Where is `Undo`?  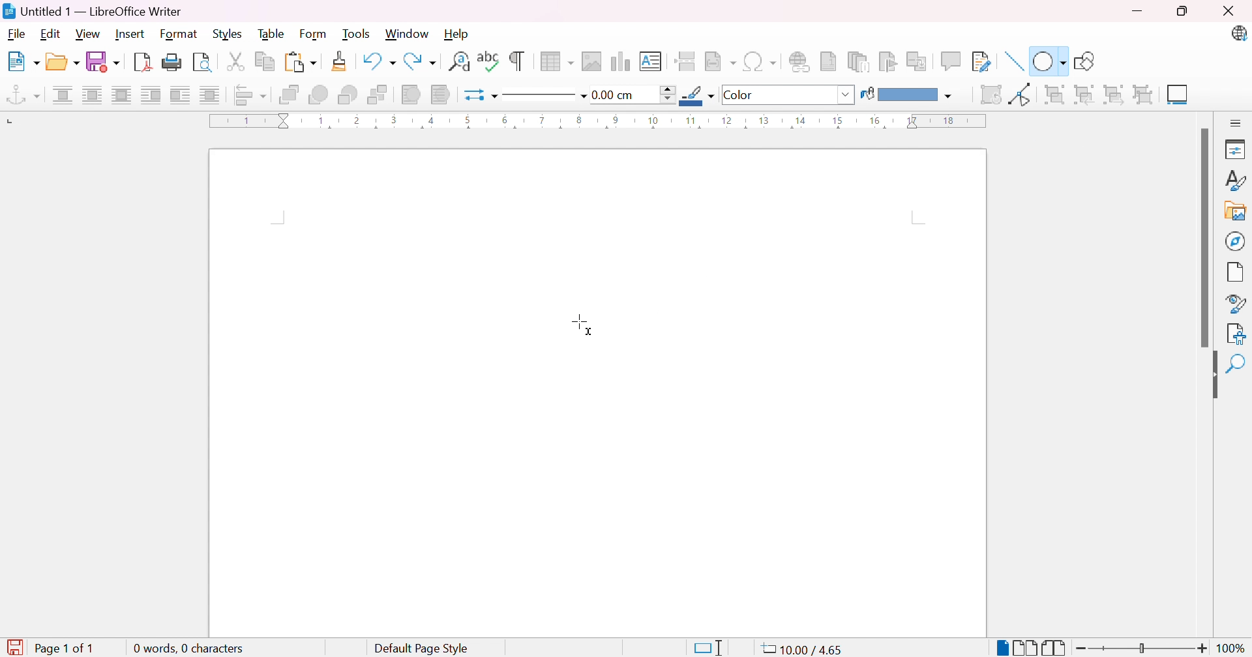
Undo is located at coordinates (378, 58).